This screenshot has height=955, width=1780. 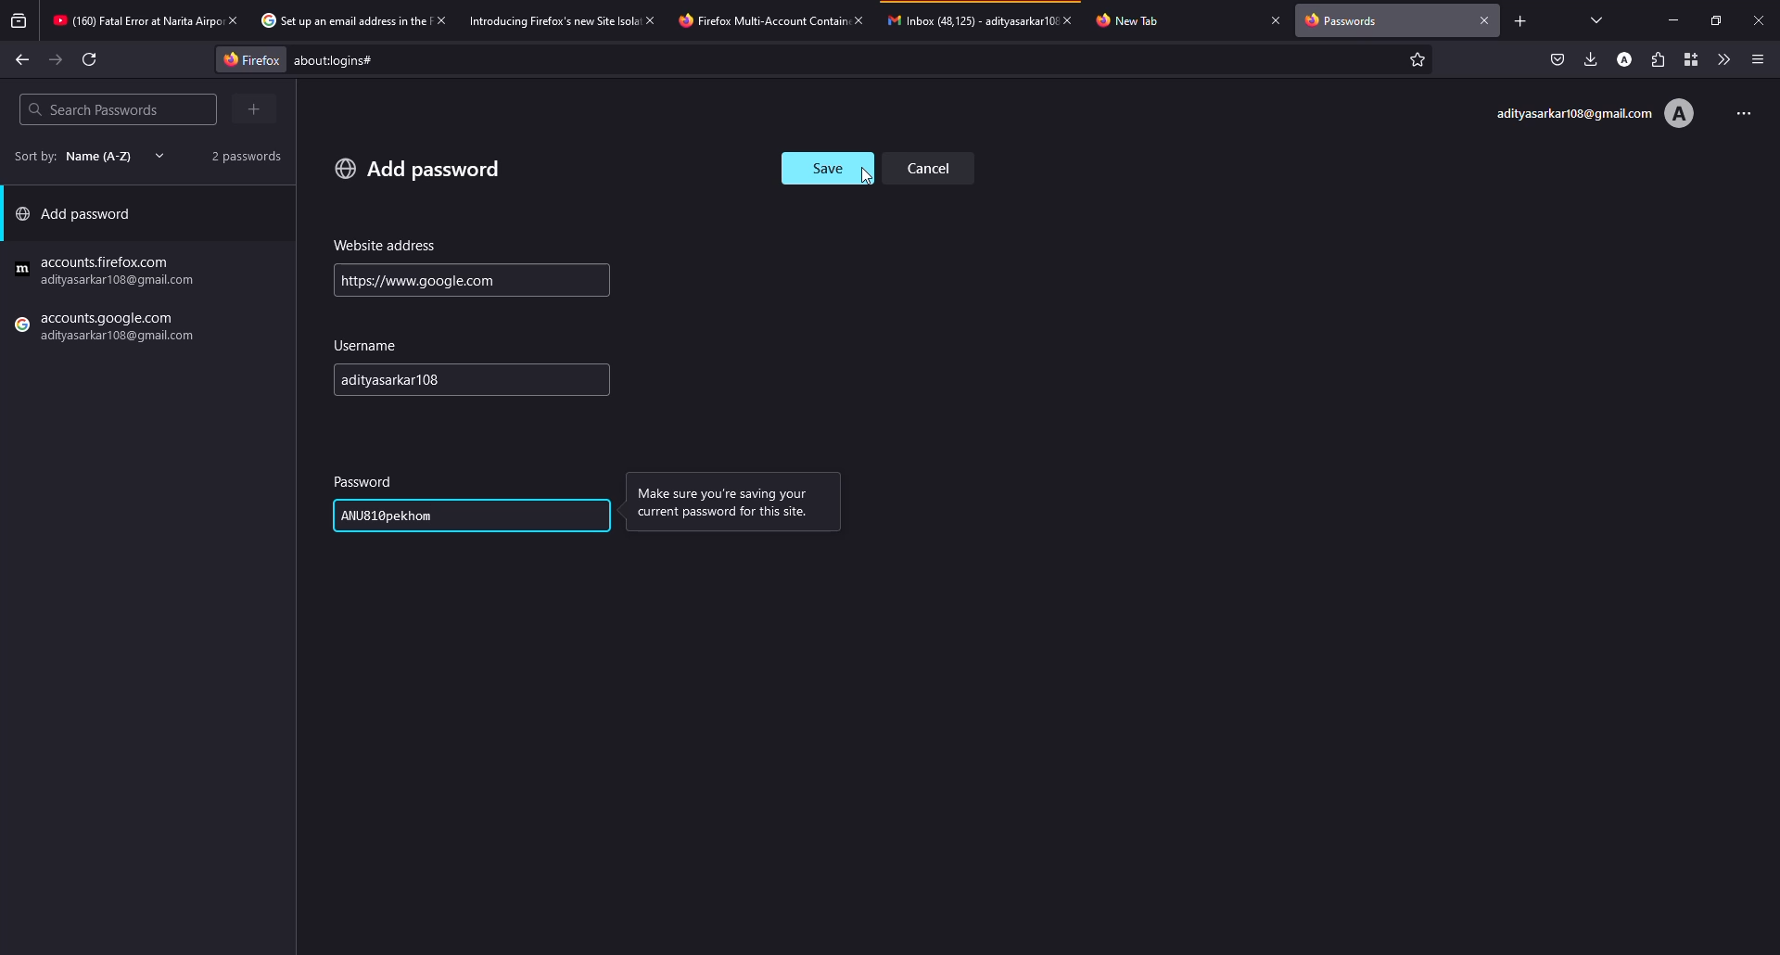 I want to click on close, so click(x=1276, y=19).